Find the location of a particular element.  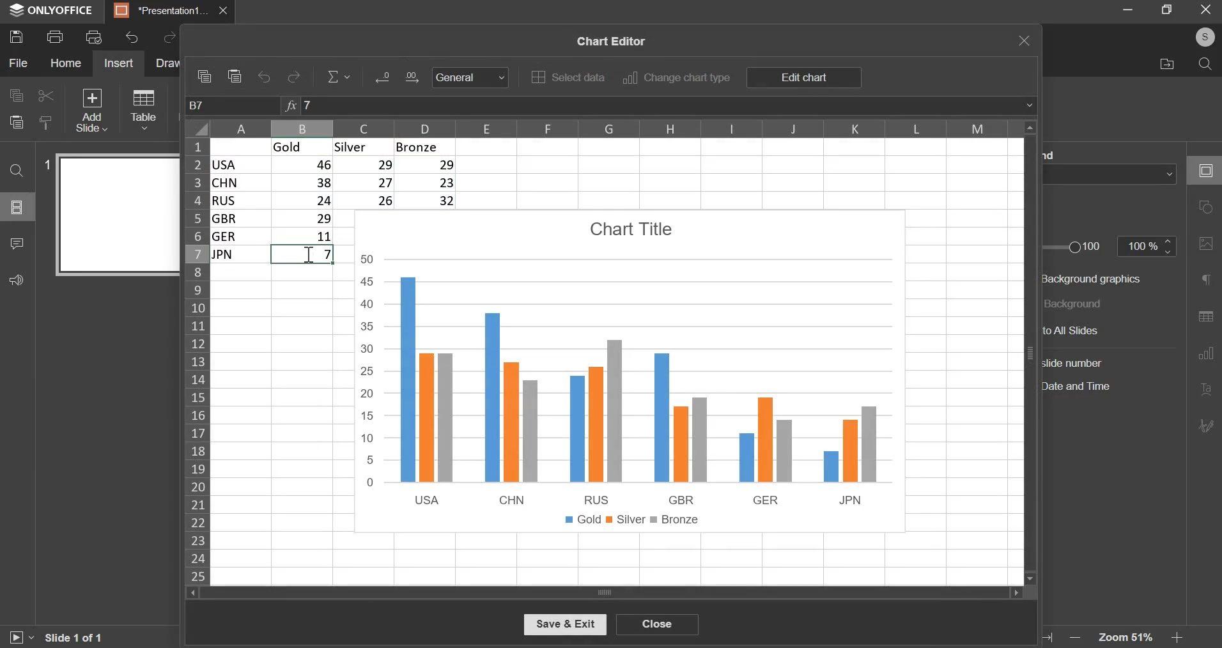

insert is located at coordinates (118, 63).